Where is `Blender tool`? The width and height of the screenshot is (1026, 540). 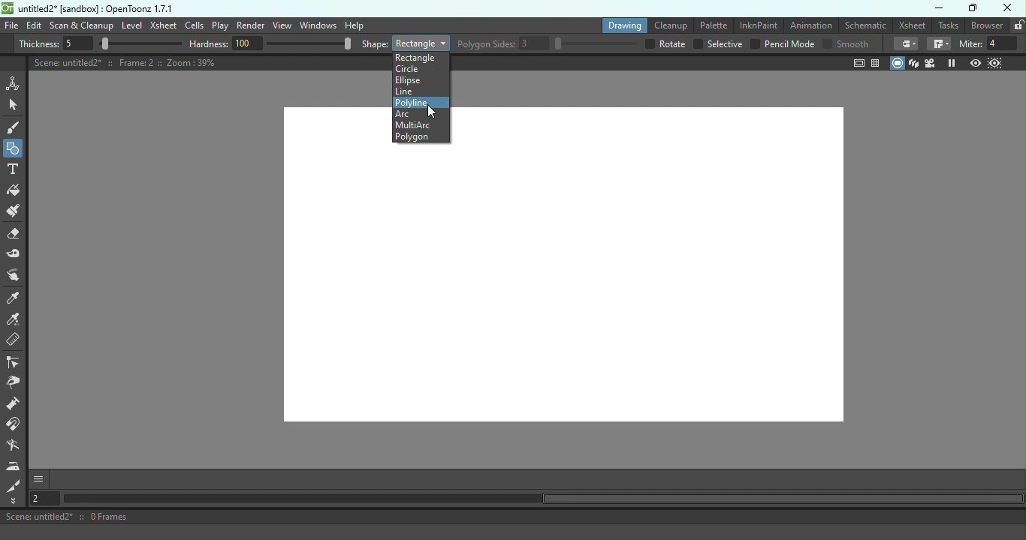 Blender tool is located at coordinates (16, 447).